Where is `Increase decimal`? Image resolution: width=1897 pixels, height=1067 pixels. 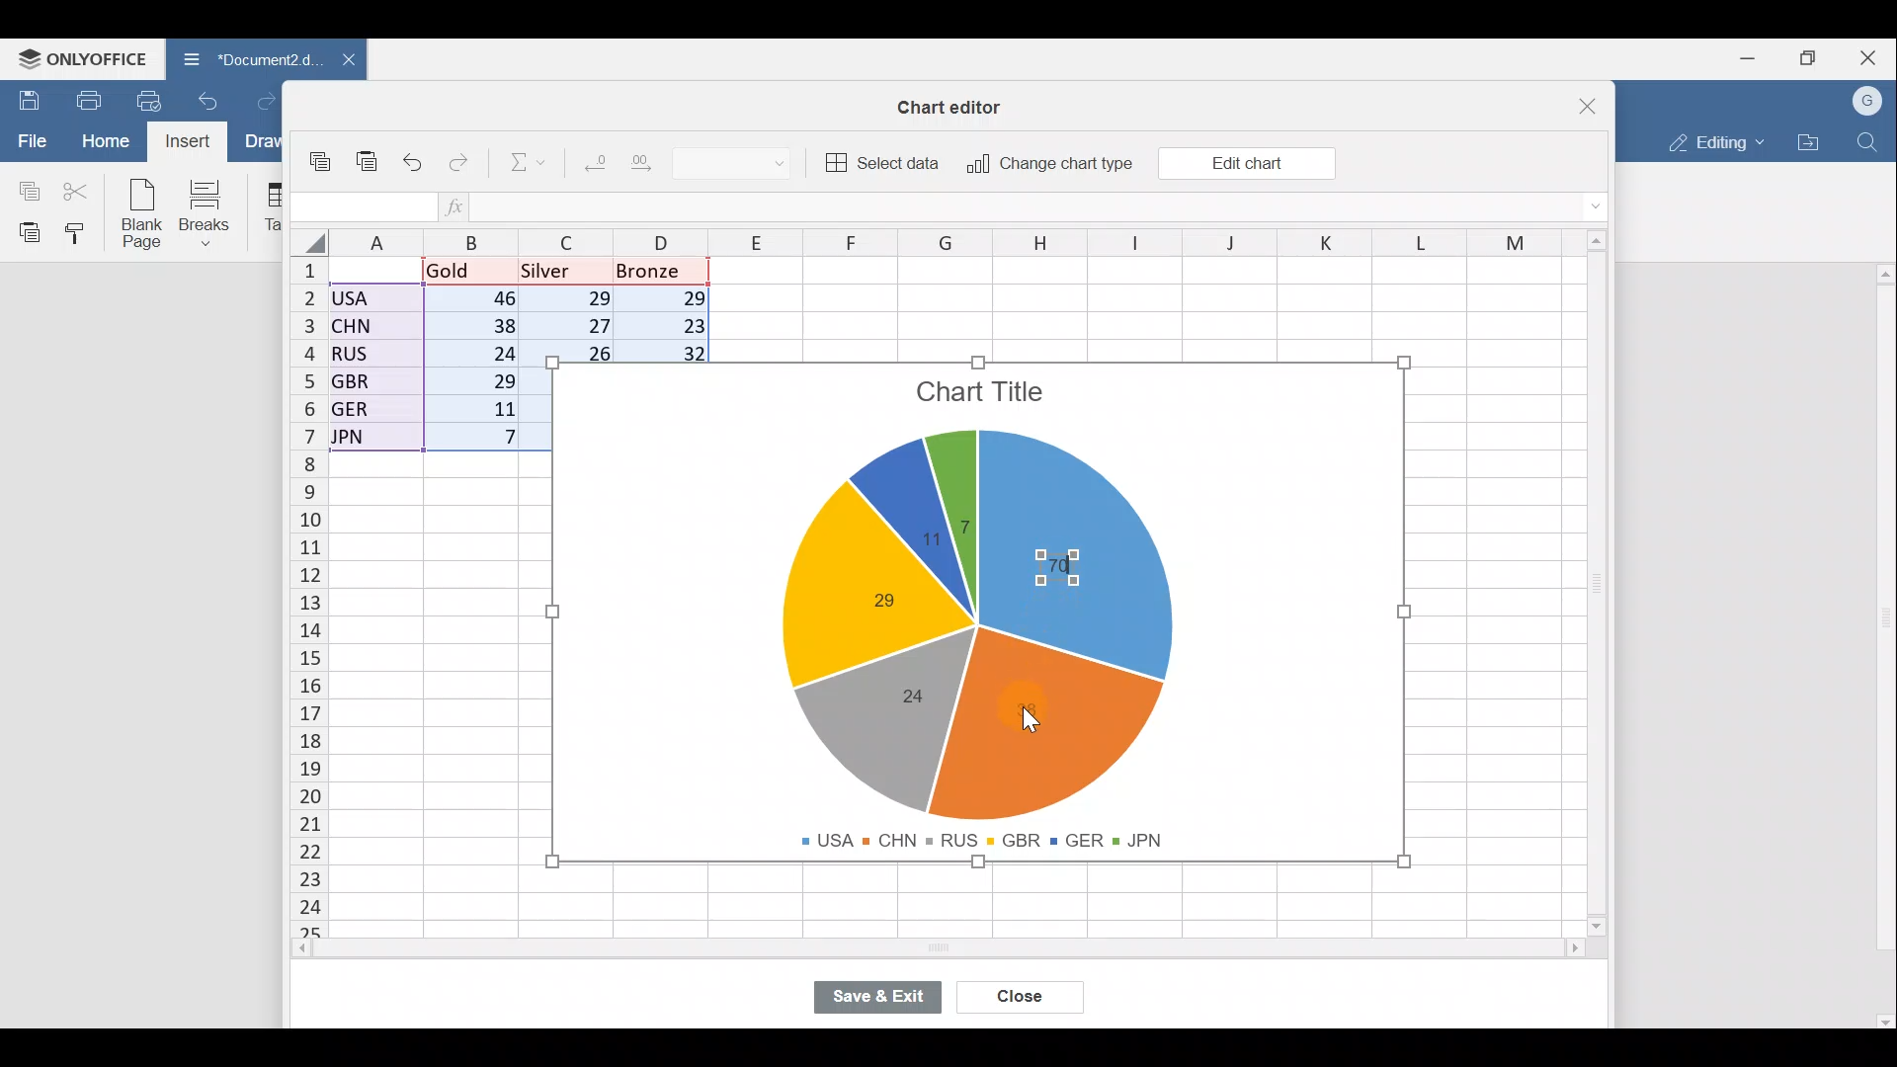 Increase decimal is located at coordinates (646, 160).